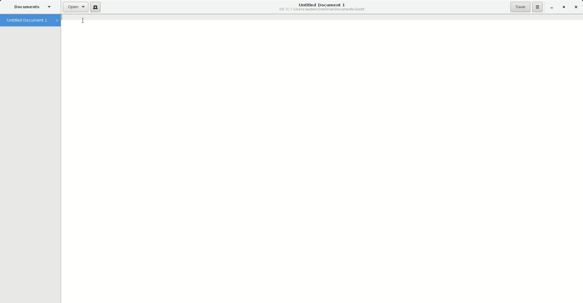 This screenshot has width=583, height=303. Describe the element at coordinates (86, 20) in the screenshot. I see `Cursor` at that location.